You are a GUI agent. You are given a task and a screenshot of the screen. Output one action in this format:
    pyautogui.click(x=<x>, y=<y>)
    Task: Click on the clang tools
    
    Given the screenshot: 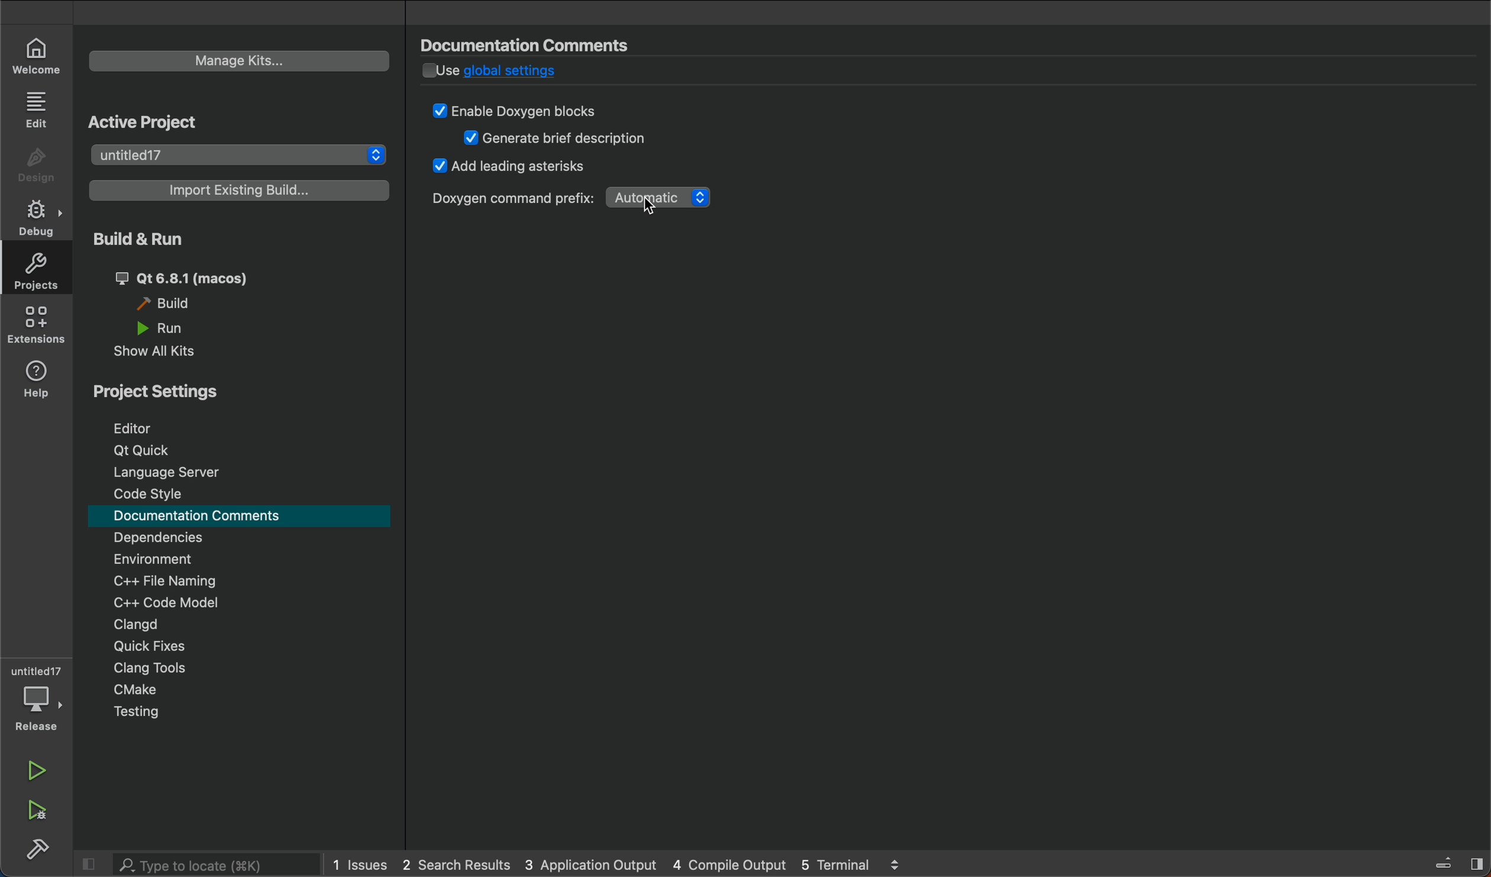 What is the action you would take?
    pyautogui.click(x=156, y=669)
    